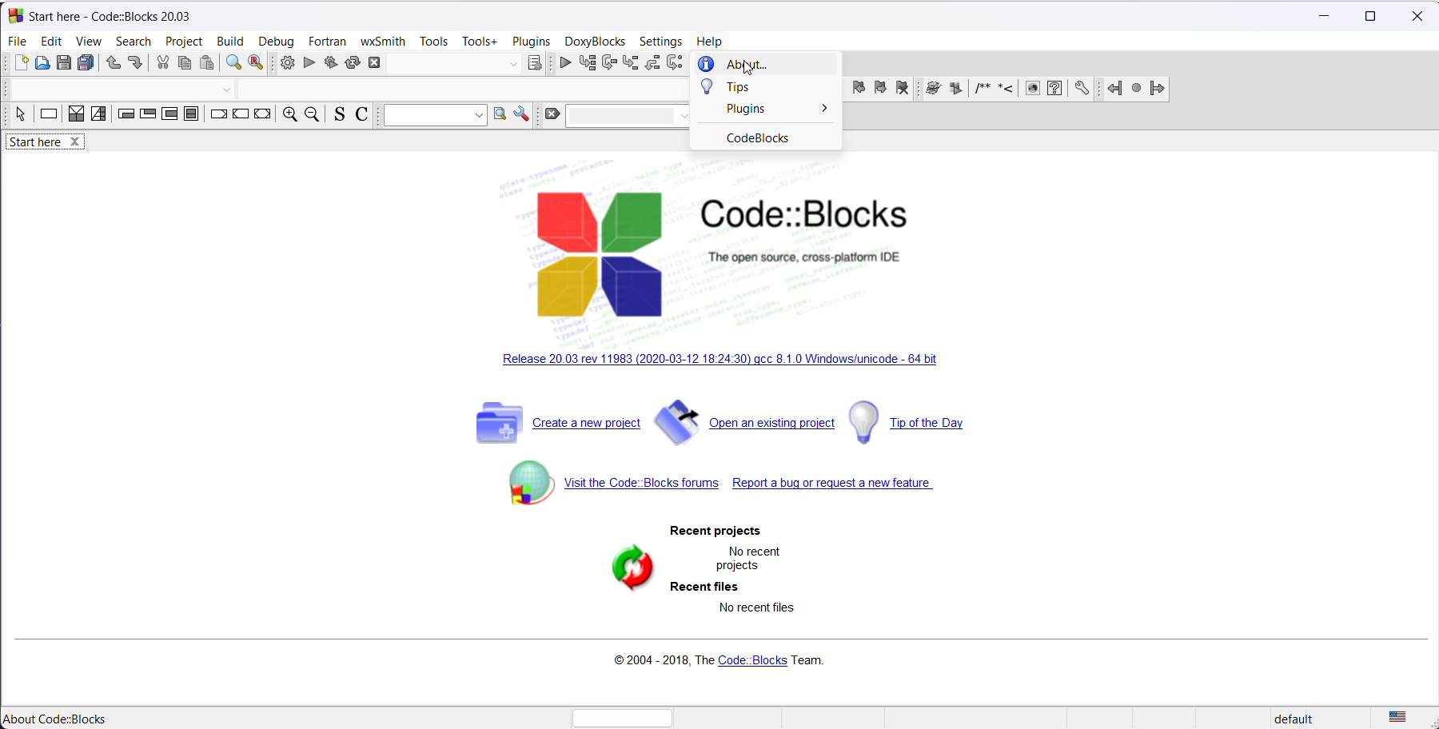  I want to click on fortran, so click(326, 41).